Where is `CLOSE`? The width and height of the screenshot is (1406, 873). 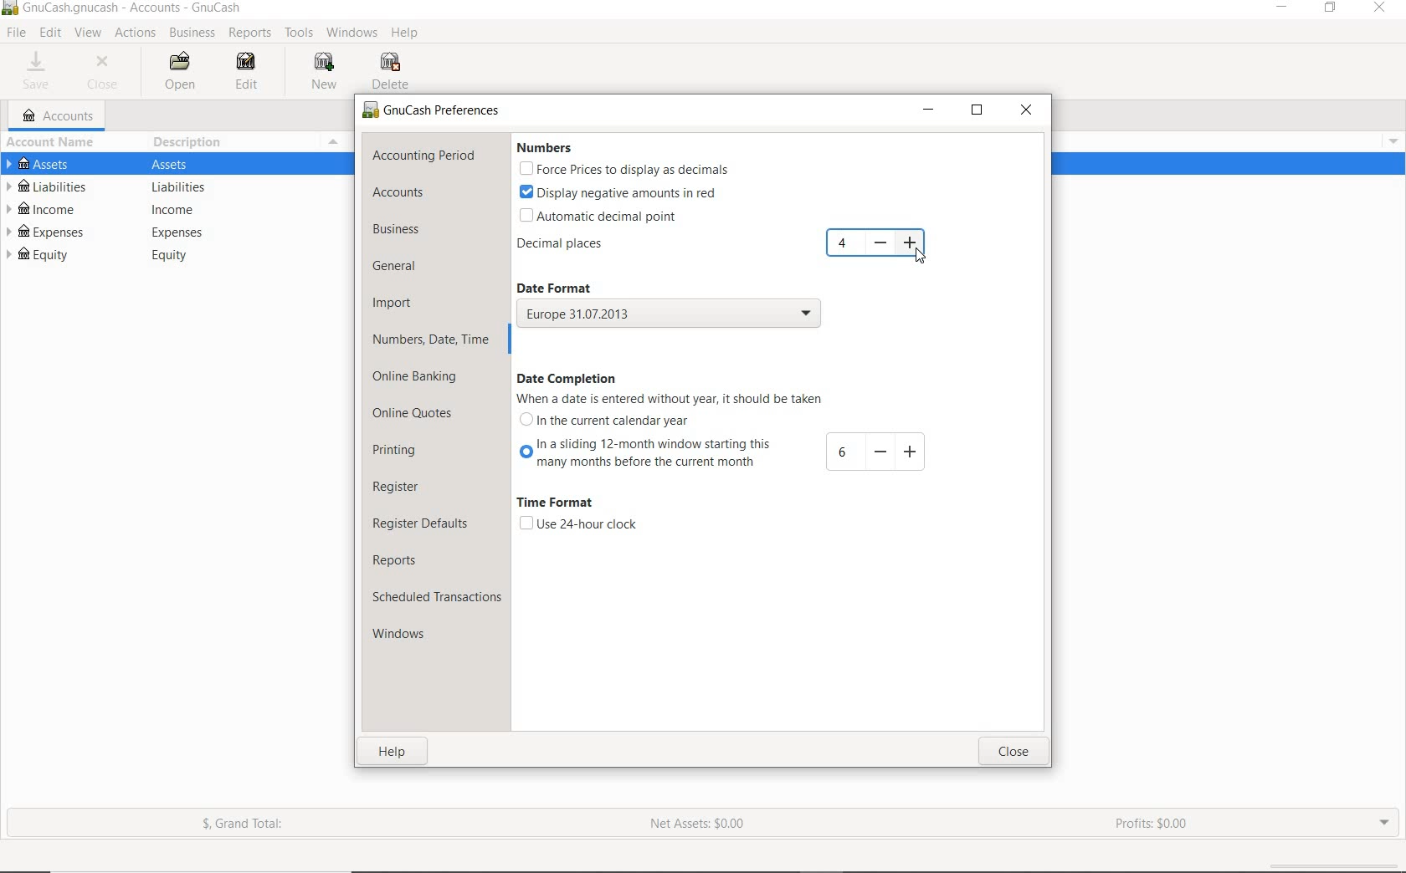 CLOSE is located at coordinates (107, 73).